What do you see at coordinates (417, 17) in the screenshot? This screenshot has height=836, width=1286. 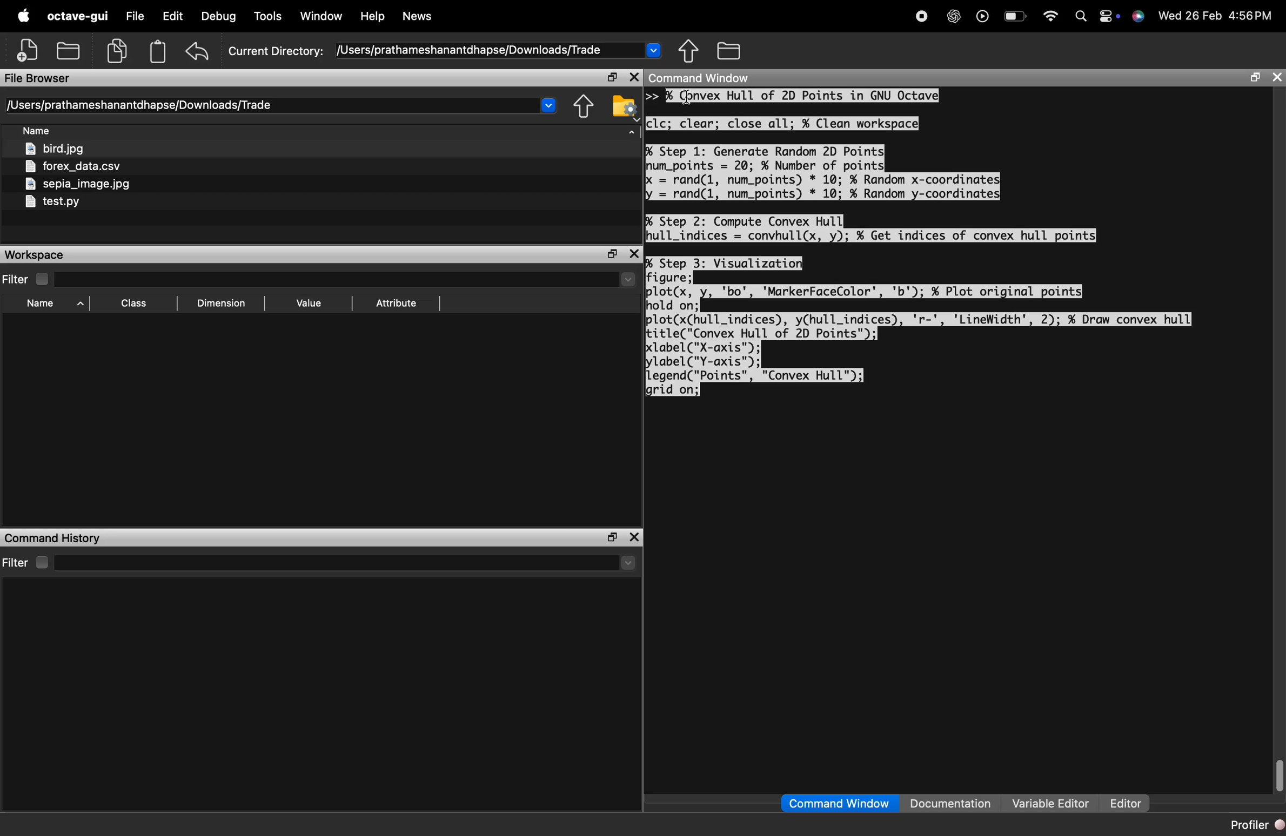 I see `News` at bounding box center [417, 17].